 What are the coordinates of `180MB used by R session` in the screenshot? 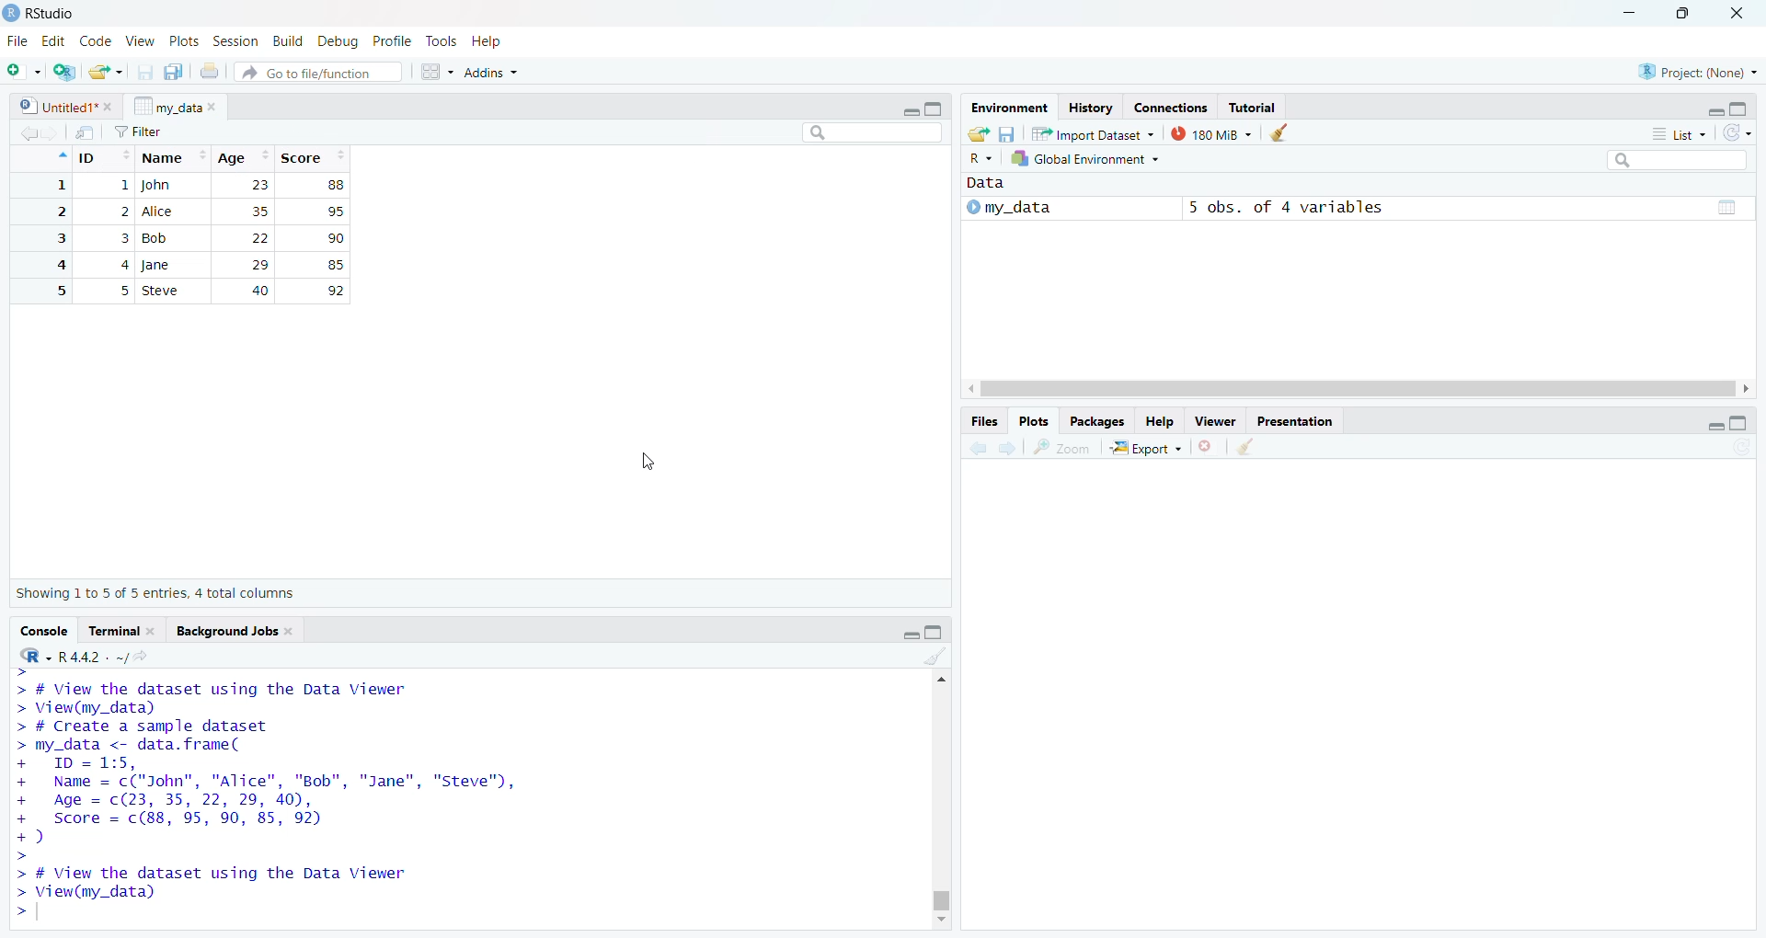 It's located at (1209, 134).